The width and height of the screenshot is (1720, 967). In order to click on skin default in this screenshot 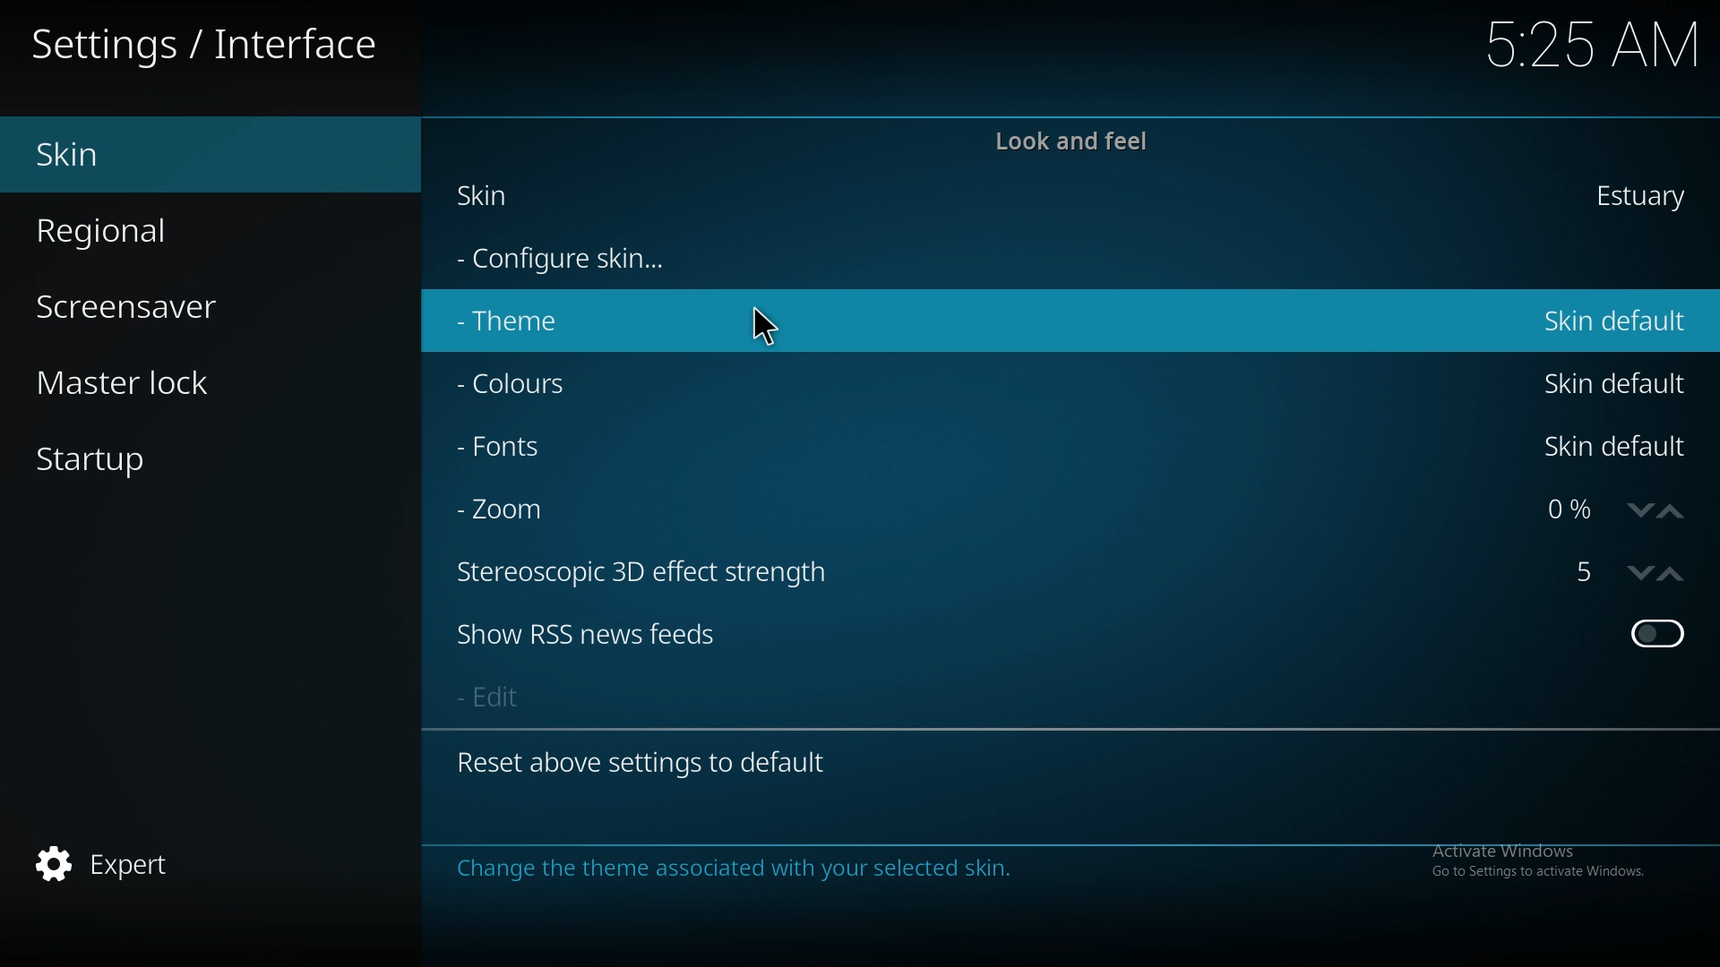, I will do `click(1615, 319)`.